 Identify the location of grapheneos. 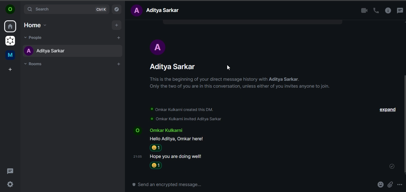
(10, 41).